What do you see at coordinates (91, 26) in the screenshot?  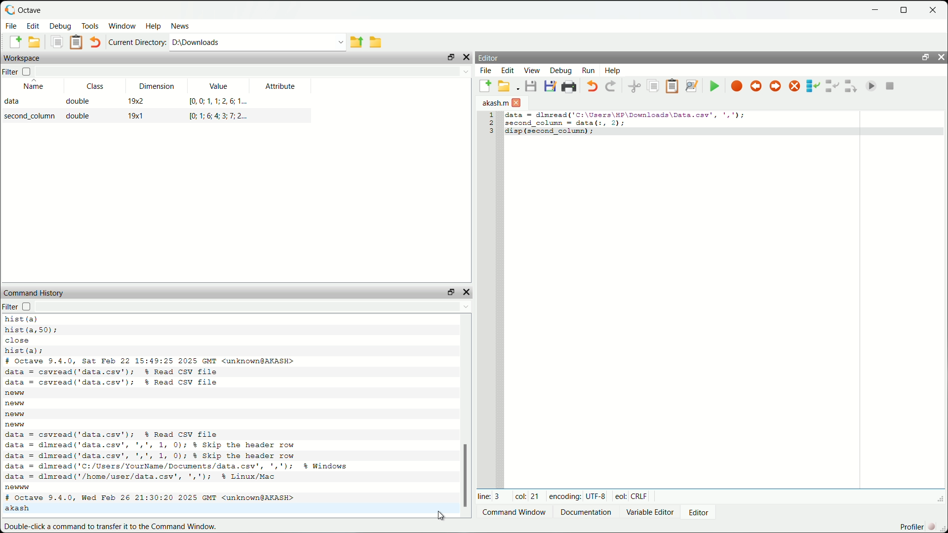 I see `tools` at bounding box center [91, 26].